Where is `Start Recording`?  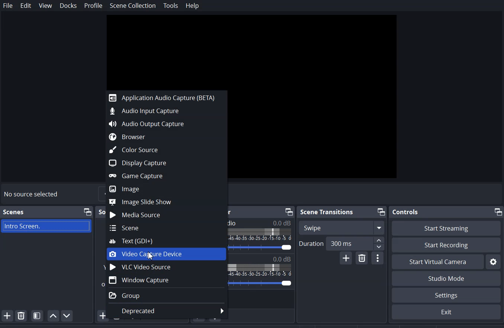 Start Recording is located at coordinates (446, 245).